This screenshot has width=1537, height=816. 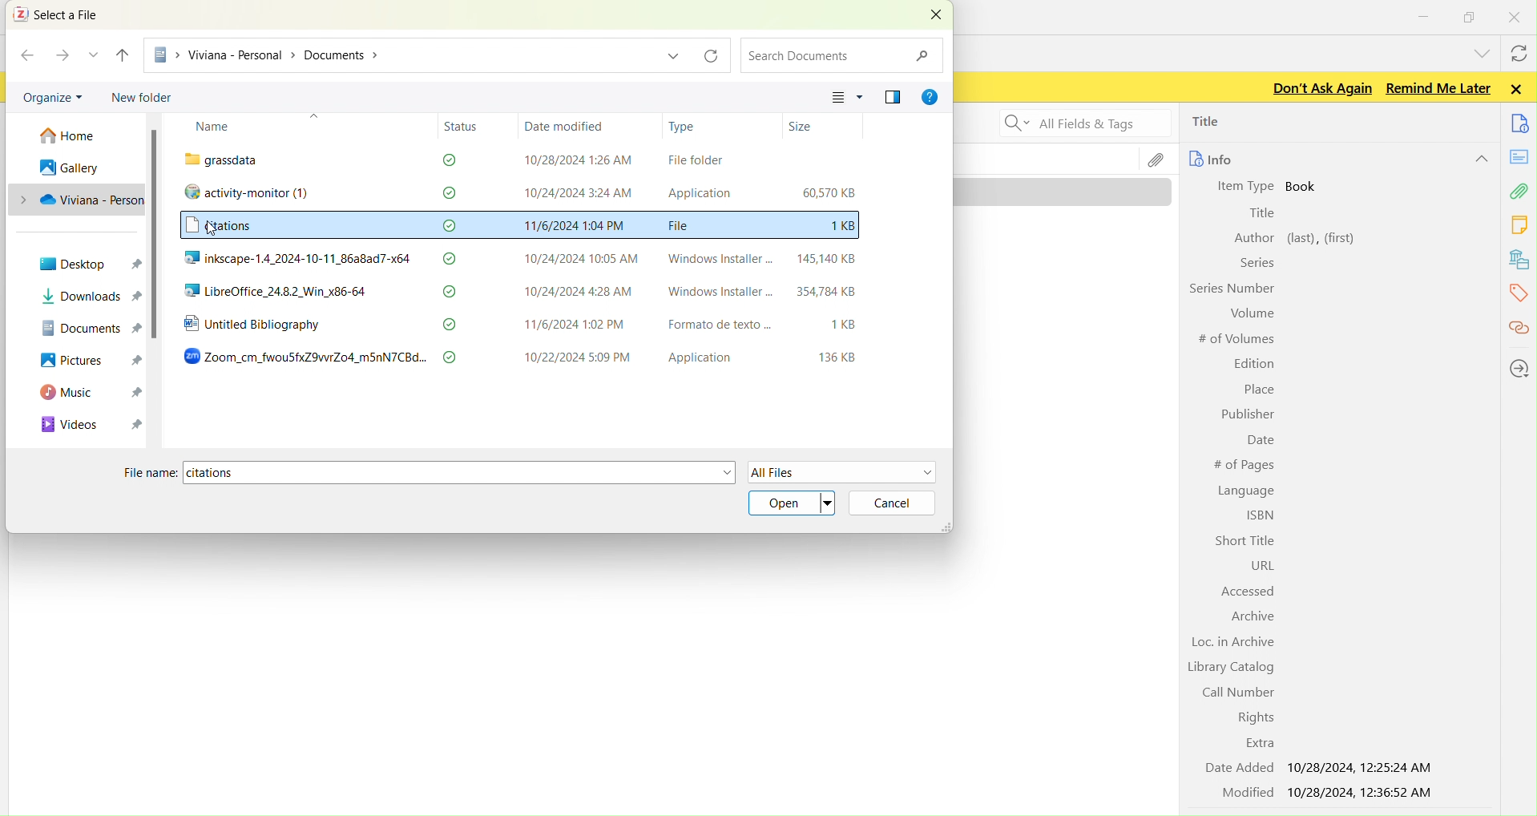 What do you see at coordinates (256, 195) in the screenshot?
I see `activity-monitor (1)` at bounding box center [256, 195].